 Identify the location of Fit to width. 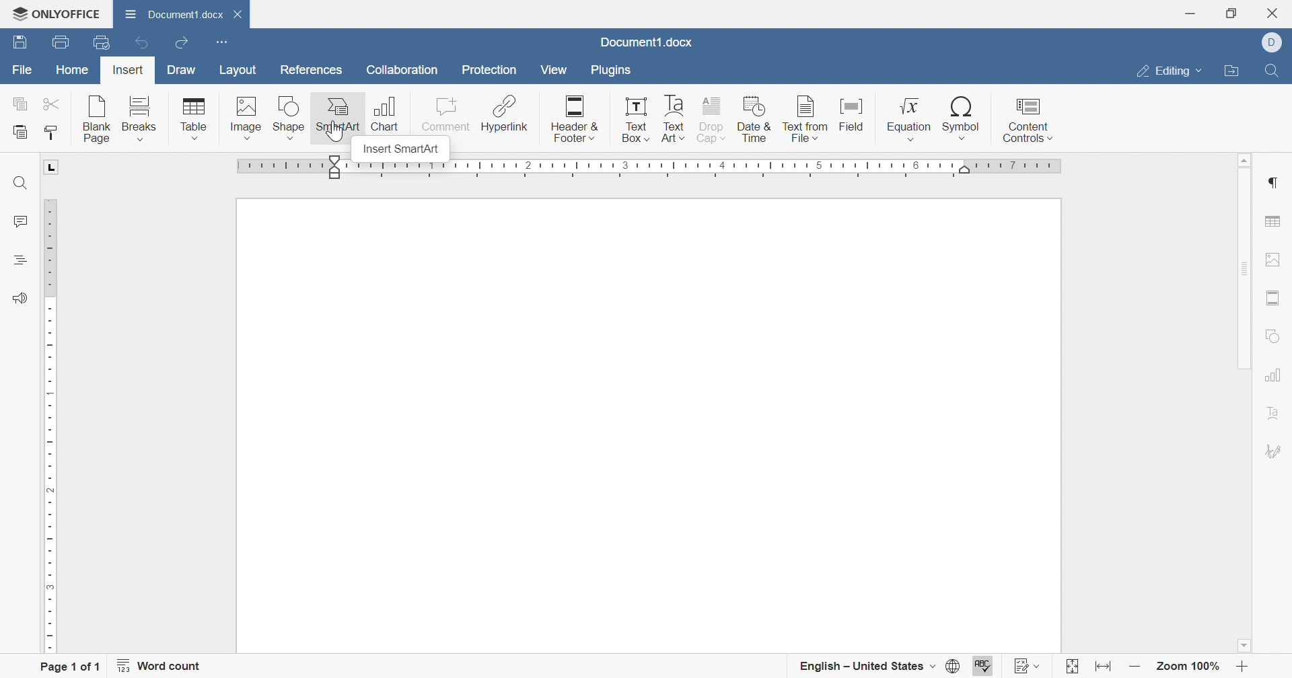
(1101, 667).